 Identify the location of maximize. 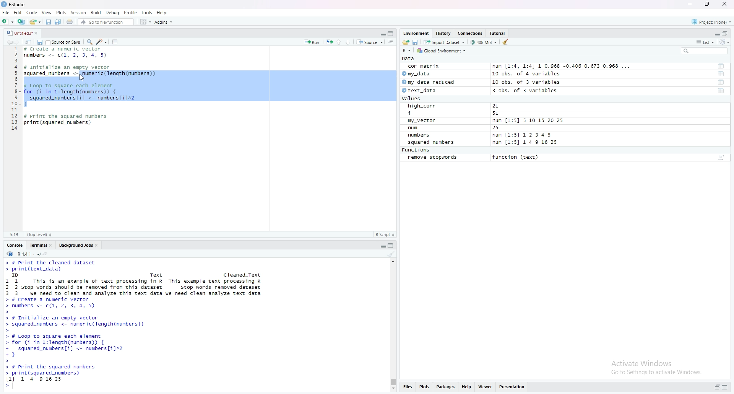
(708, 4).